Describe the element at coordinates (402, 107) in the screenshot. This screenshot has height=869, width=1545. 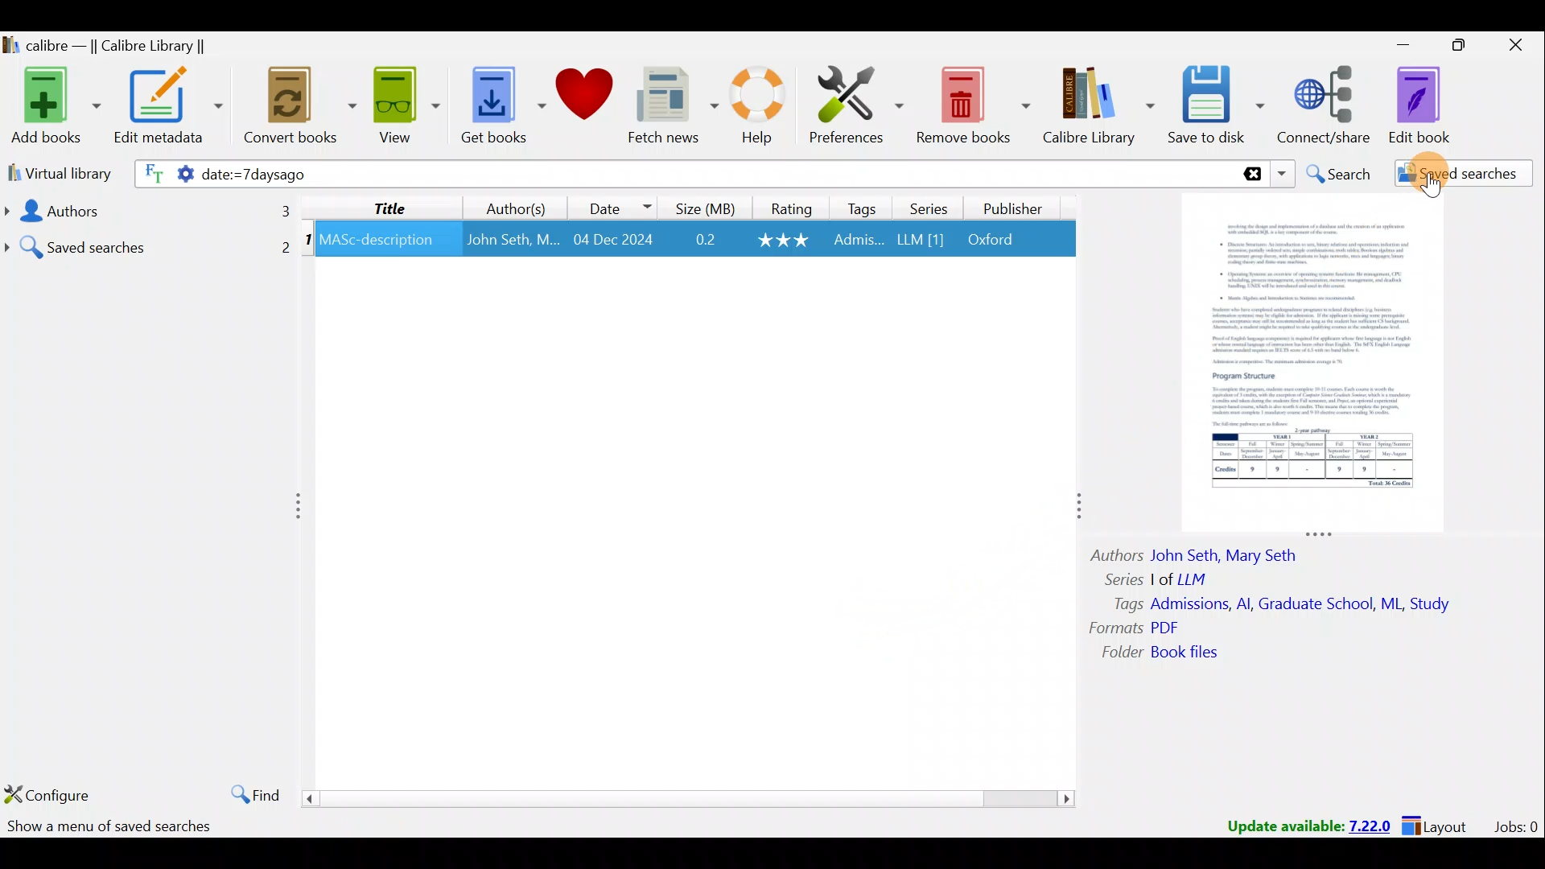
I see `View` at that location.